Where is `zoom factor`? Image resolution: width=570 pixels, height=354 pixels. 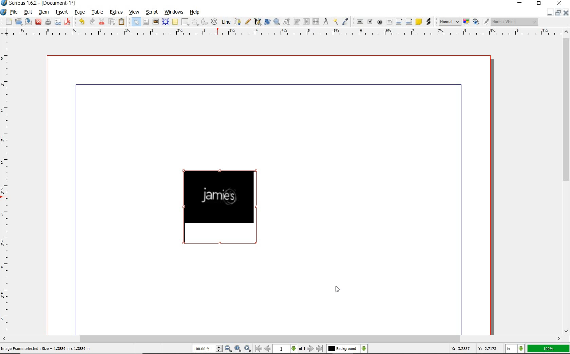 zoom factor is located at coordinates (549, 349).